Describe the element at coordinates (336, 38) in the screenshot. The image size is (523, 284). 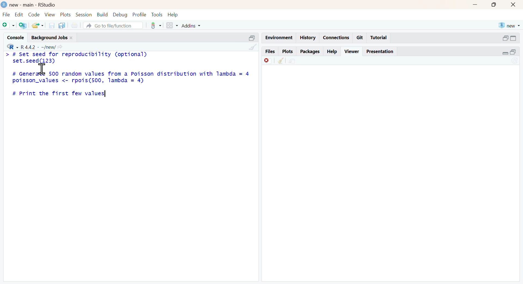
I see `connections` at that location.